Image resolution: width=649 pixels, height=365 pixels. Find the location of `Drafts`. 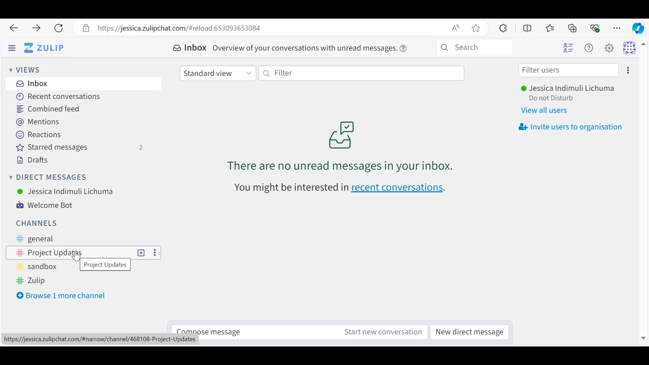

Drafts is located at coordinates (31, 160).